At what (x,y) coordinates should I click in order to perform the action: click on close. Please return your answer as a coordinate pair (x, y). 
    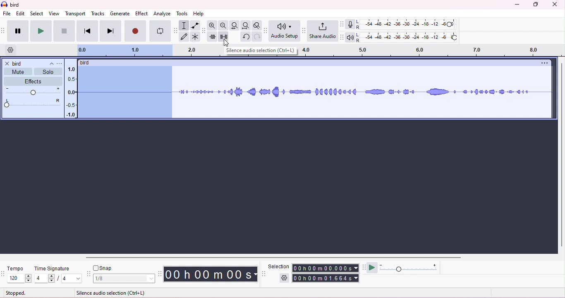
    Looking at the image, I should click on (554, 4).